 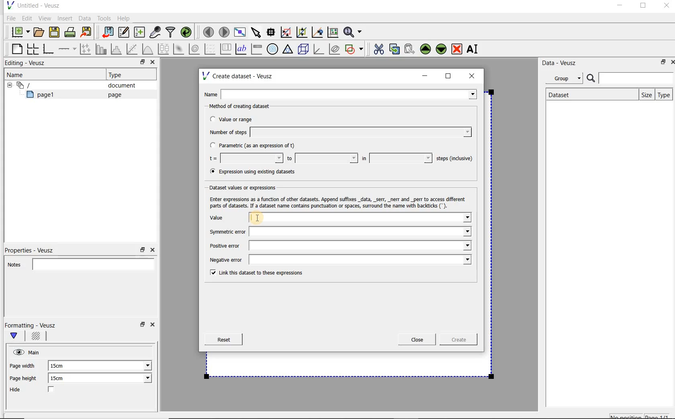 I want to click on Close, so click(x=152, y=250).